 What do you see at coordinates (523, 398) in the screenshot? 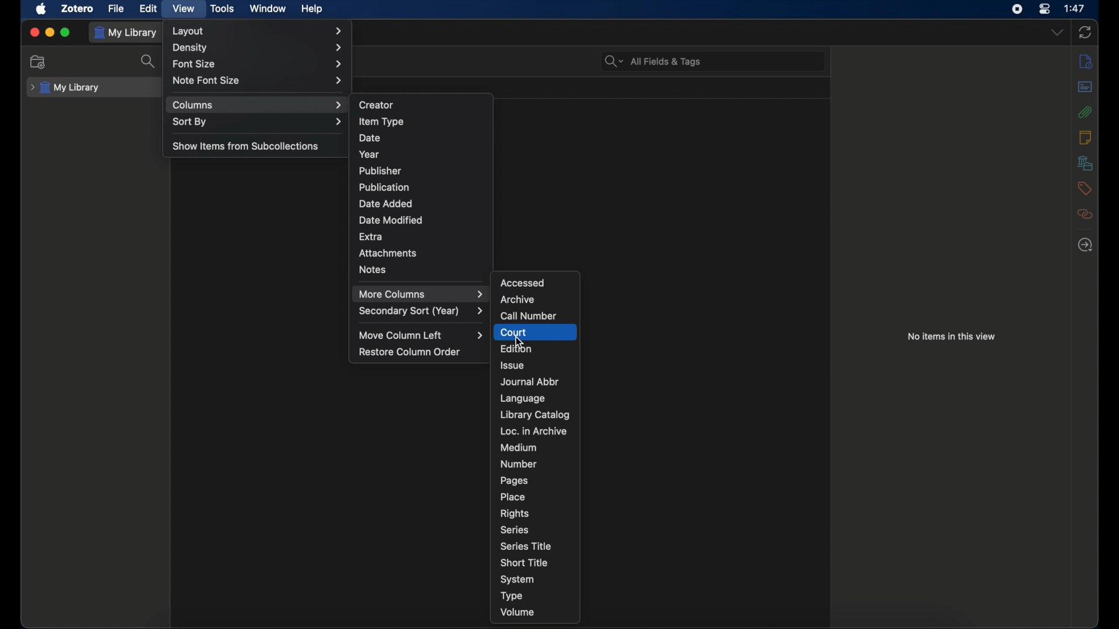
I see `language` at bounding box center [523, 398].